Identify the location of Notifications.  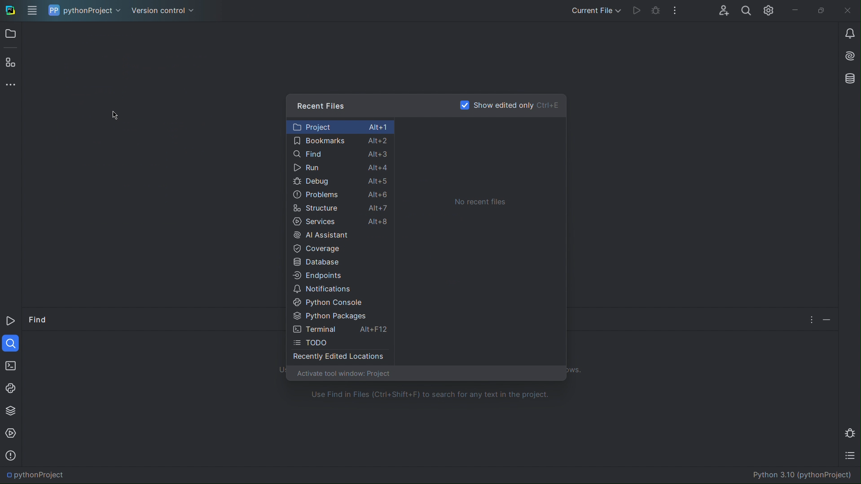
(848, 32).